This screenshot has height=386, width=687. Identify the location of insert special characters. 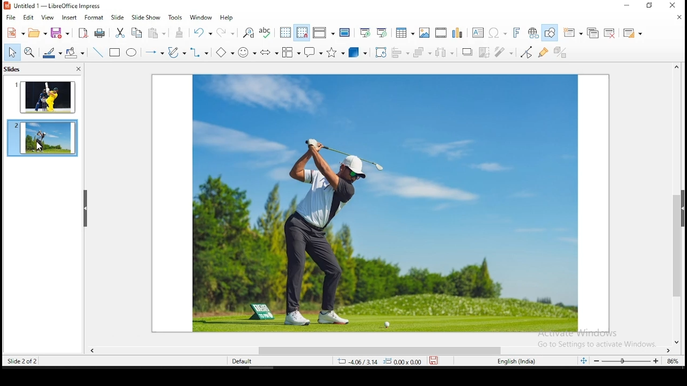
(496, 32).